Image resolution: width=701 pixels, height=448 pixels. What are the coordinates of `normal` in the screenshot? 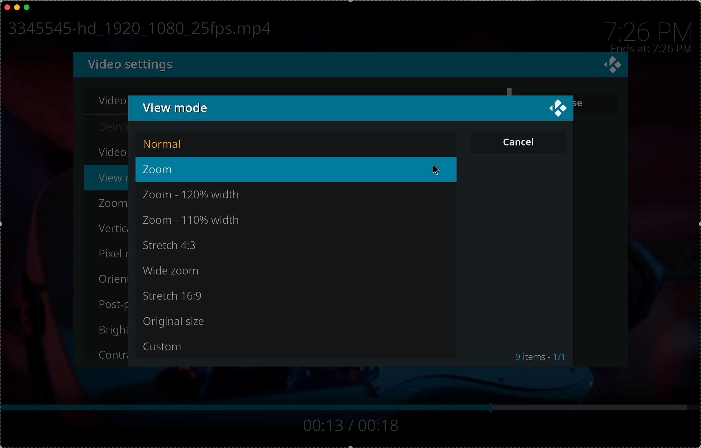 It's located at (163, 143).